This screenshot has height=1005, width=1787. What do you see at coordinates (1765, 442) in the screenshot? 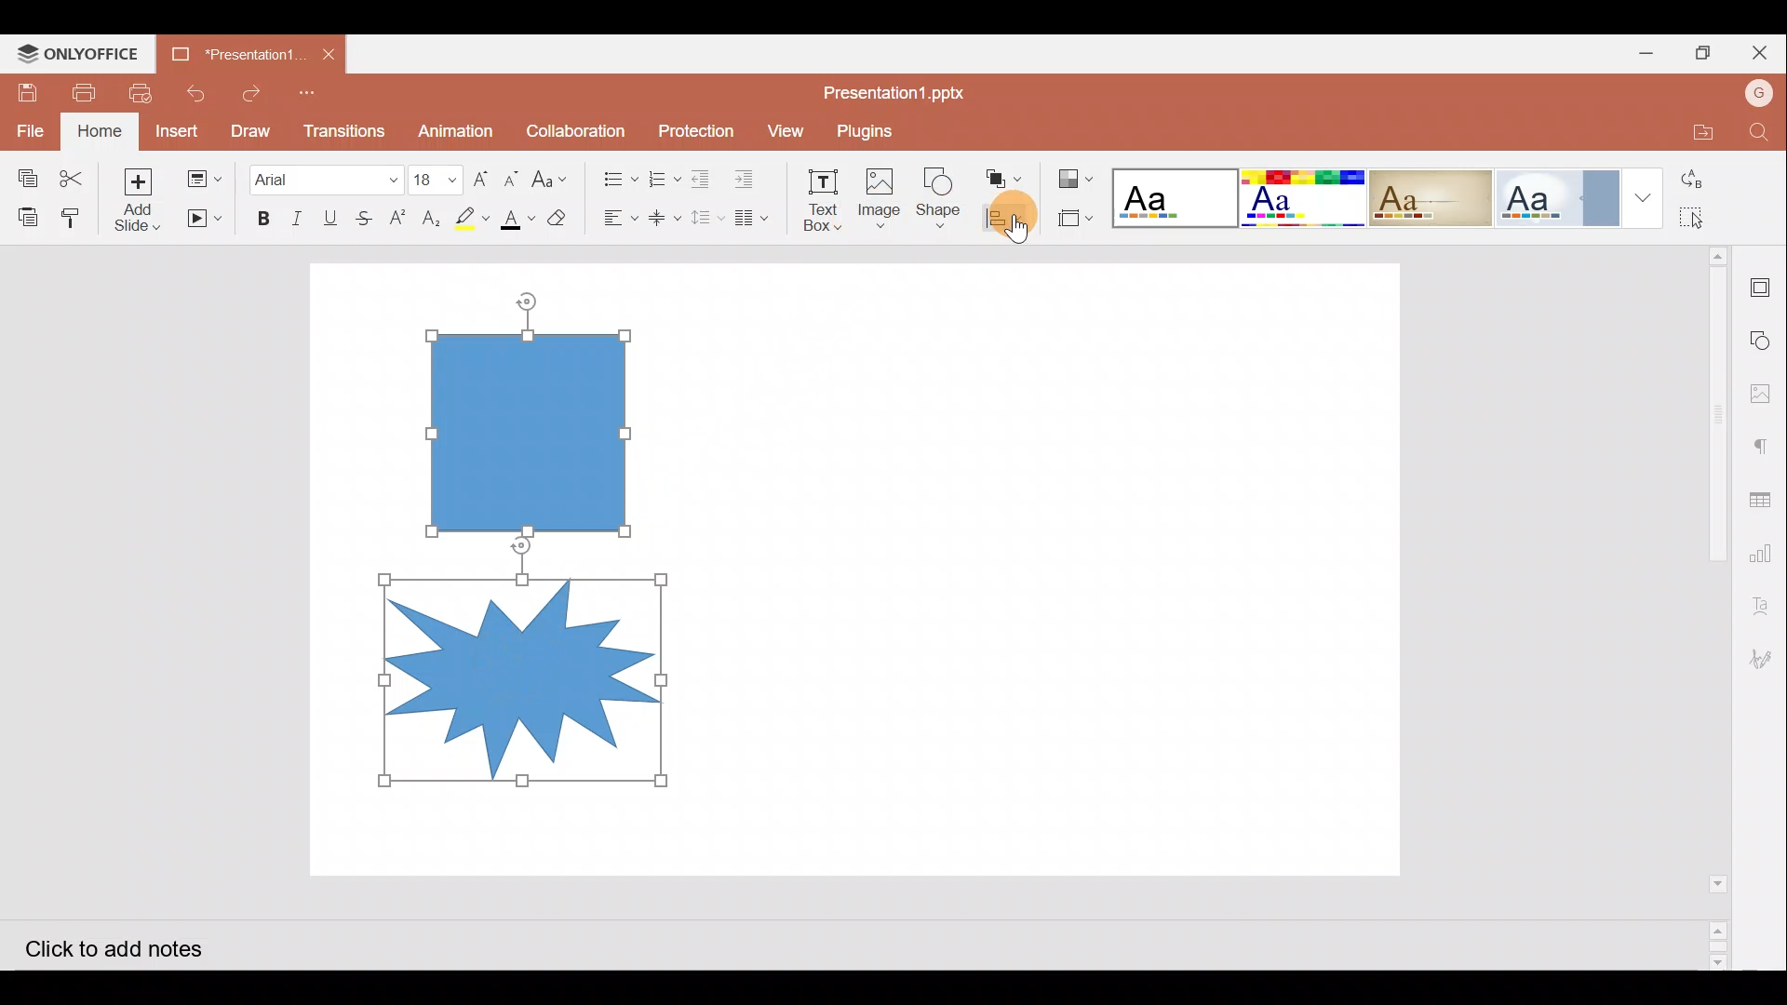
I see `Paragraph settings` at bounding box center [1765, 442].